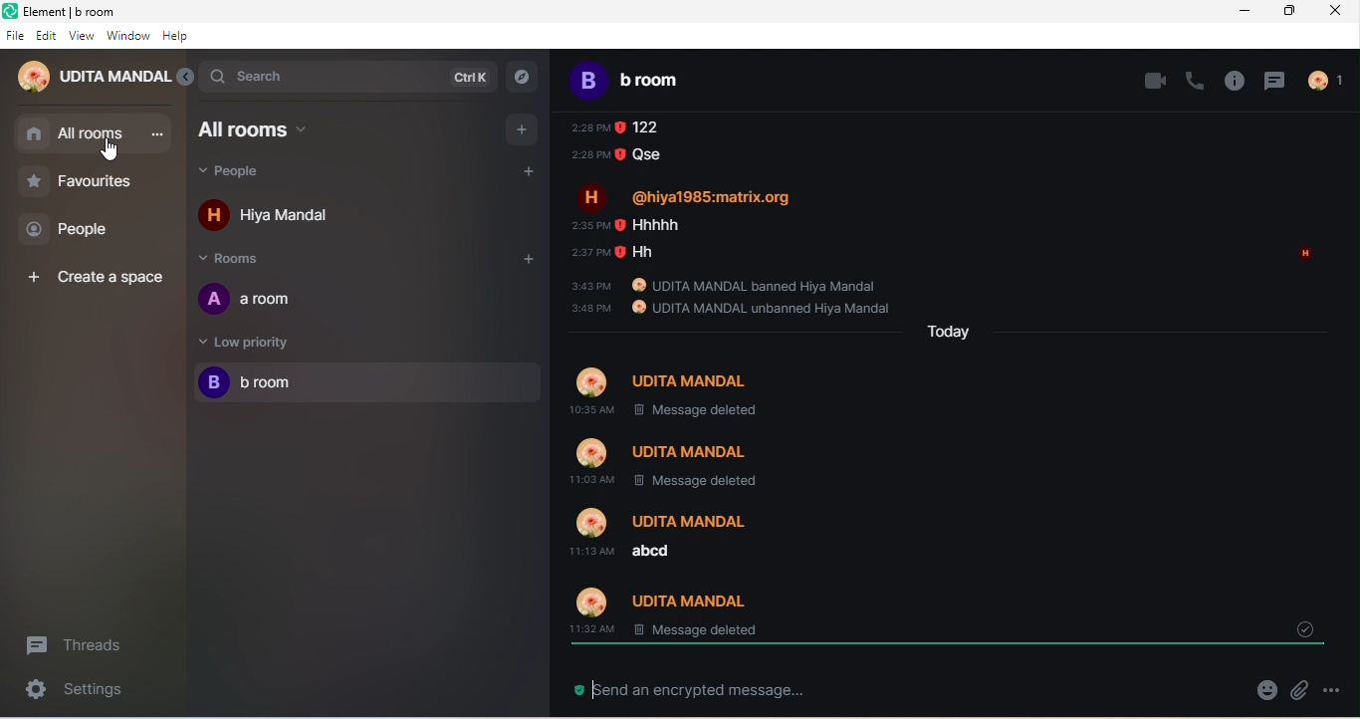 This screenshot has height=719, width=1360. Describe the element at coordinates (521, 169) in the screenshot. I see `add people` at that location.